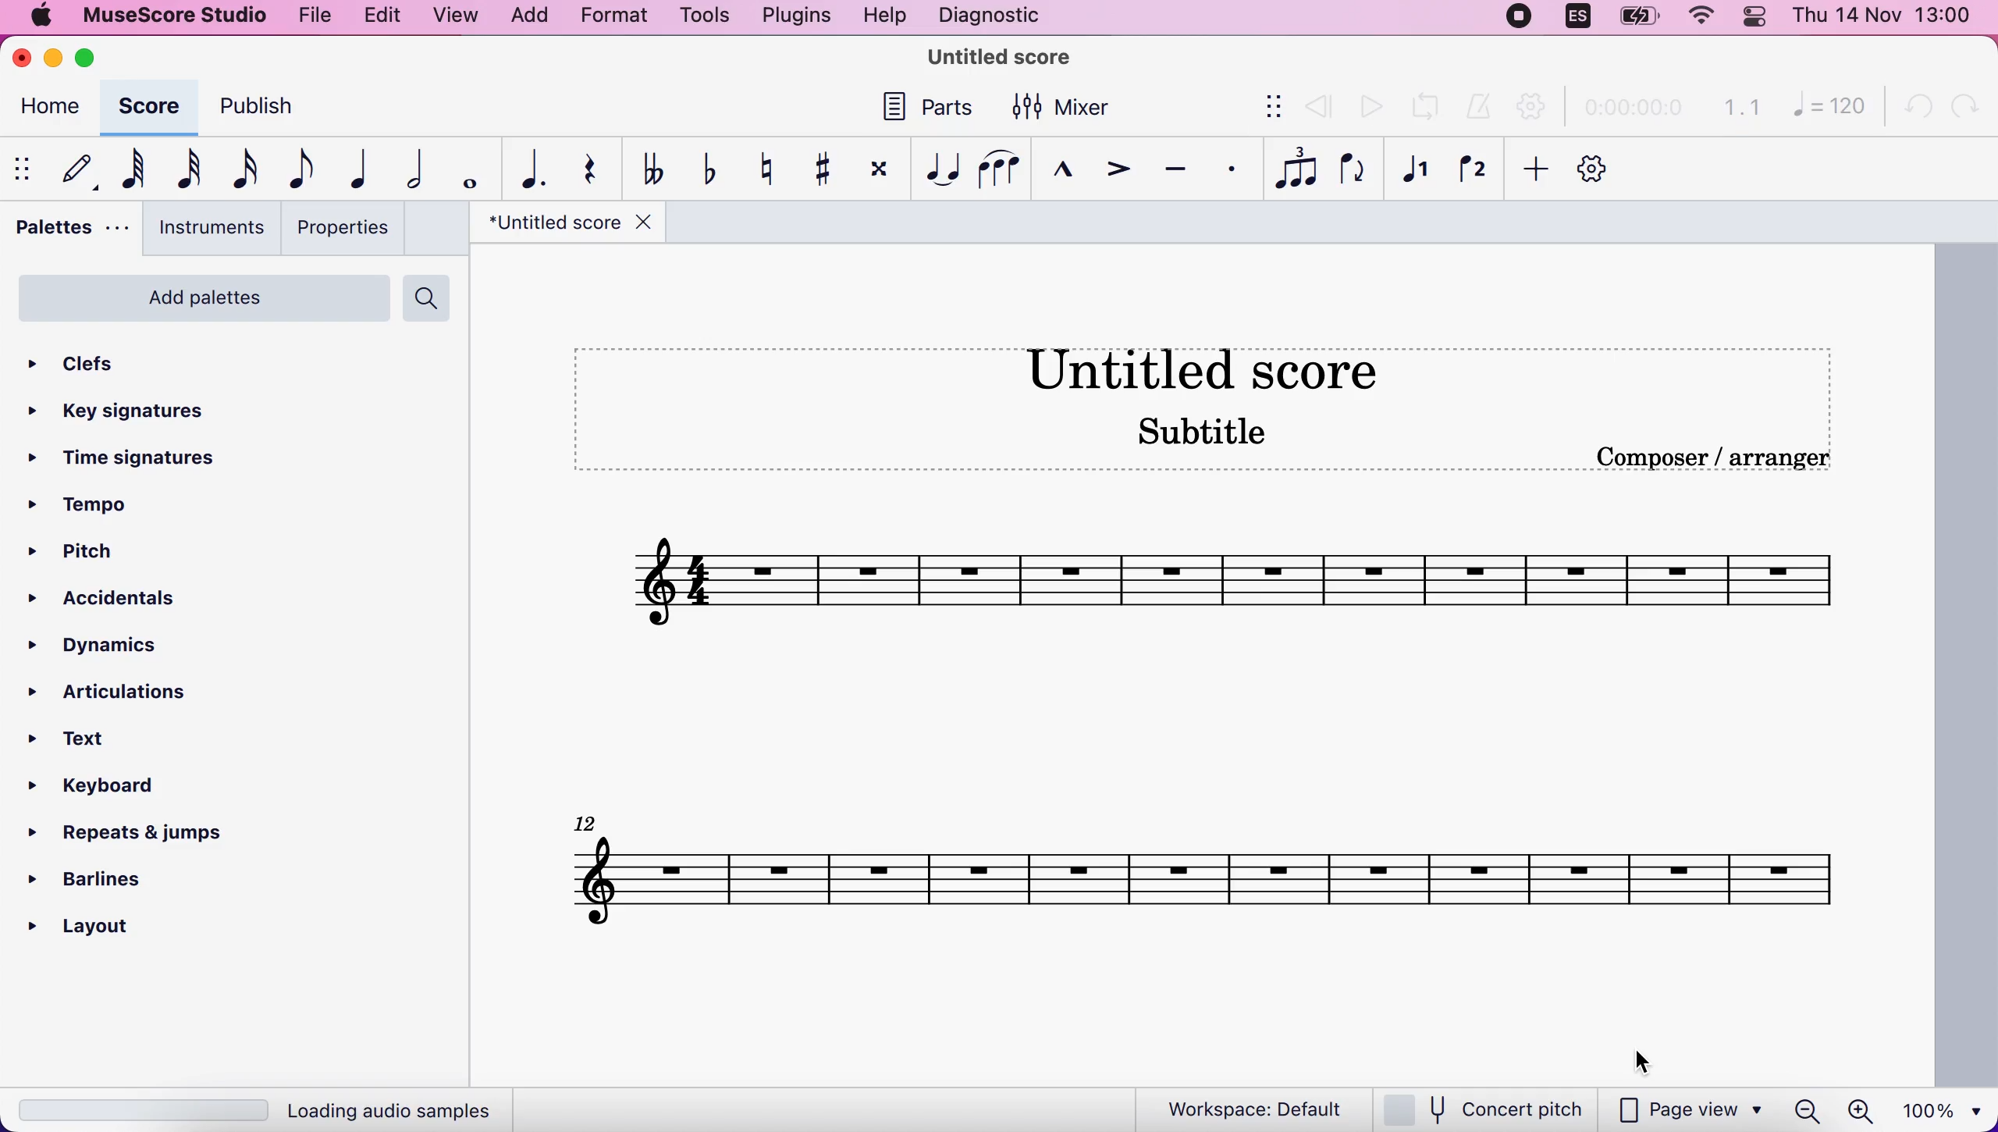  What do you see at coordinates (1911, 107) in the screenshot?
I see `undo` at bounding box center [1911, 107].